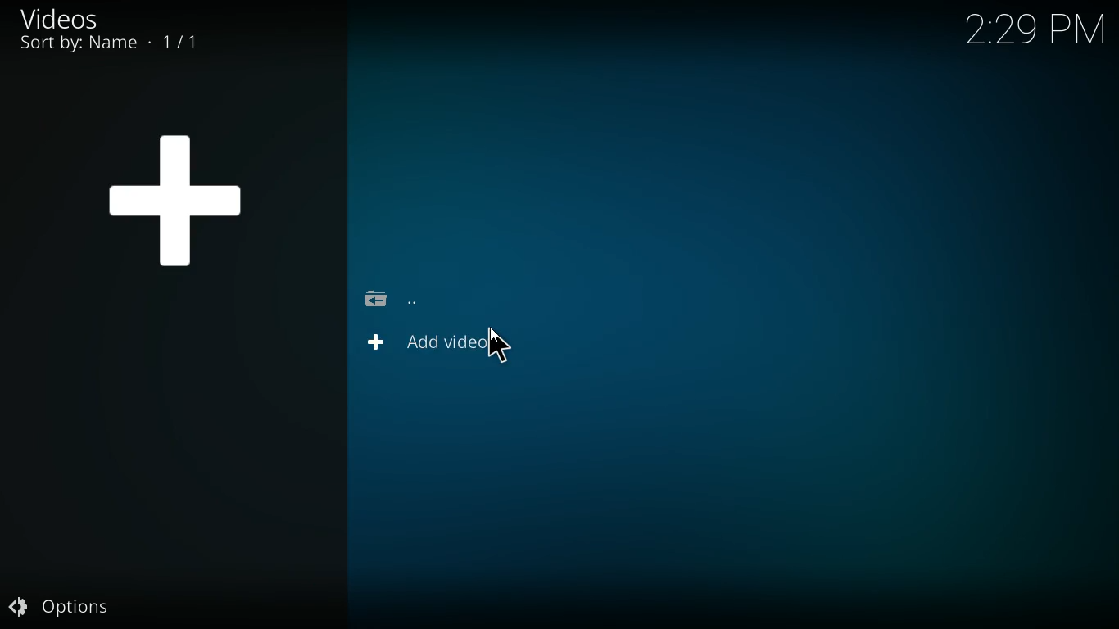  I want to click on add video, so click(447, 346).